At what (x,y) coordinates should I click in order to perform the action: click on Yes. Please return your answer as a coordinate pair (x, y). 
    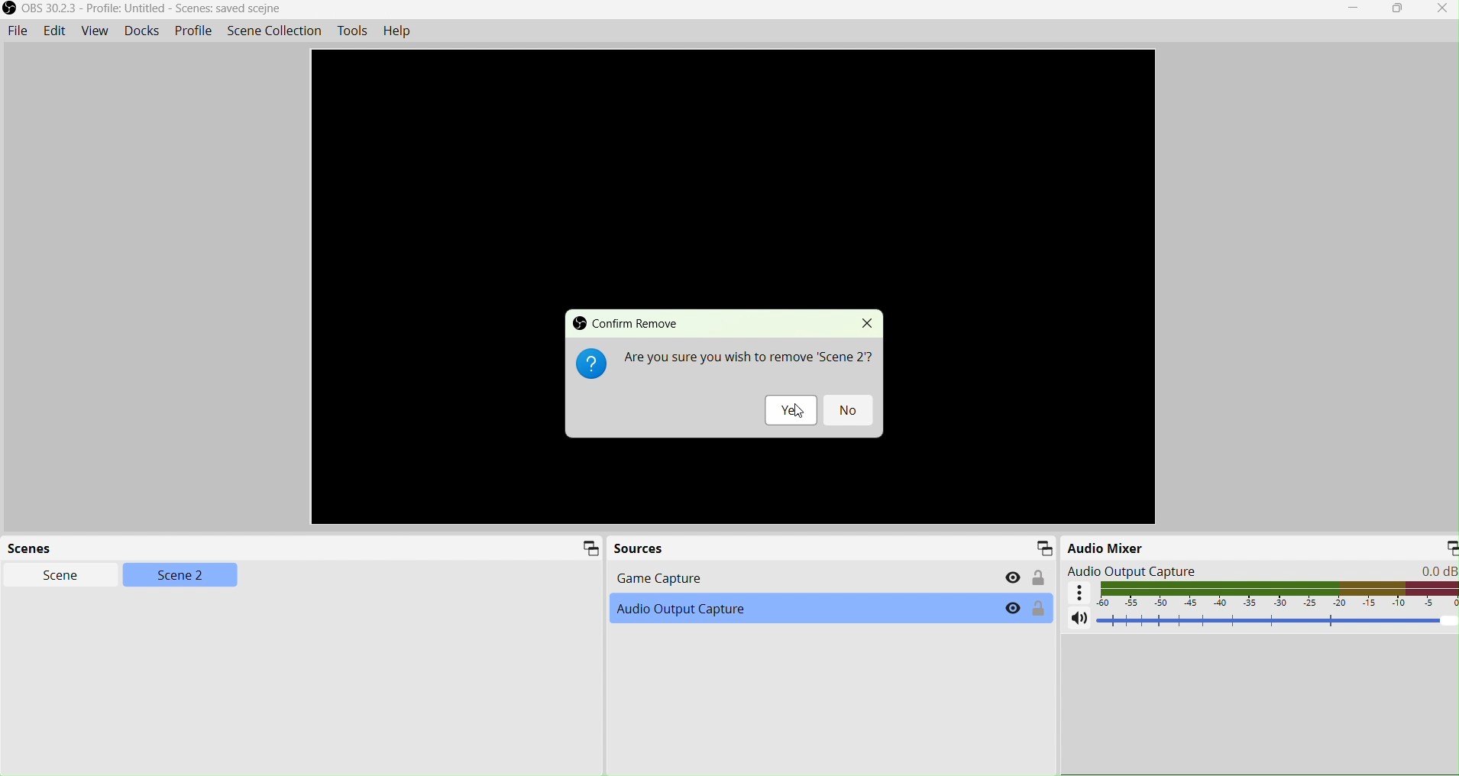
    Looking at the image, I should click on (791, 410).